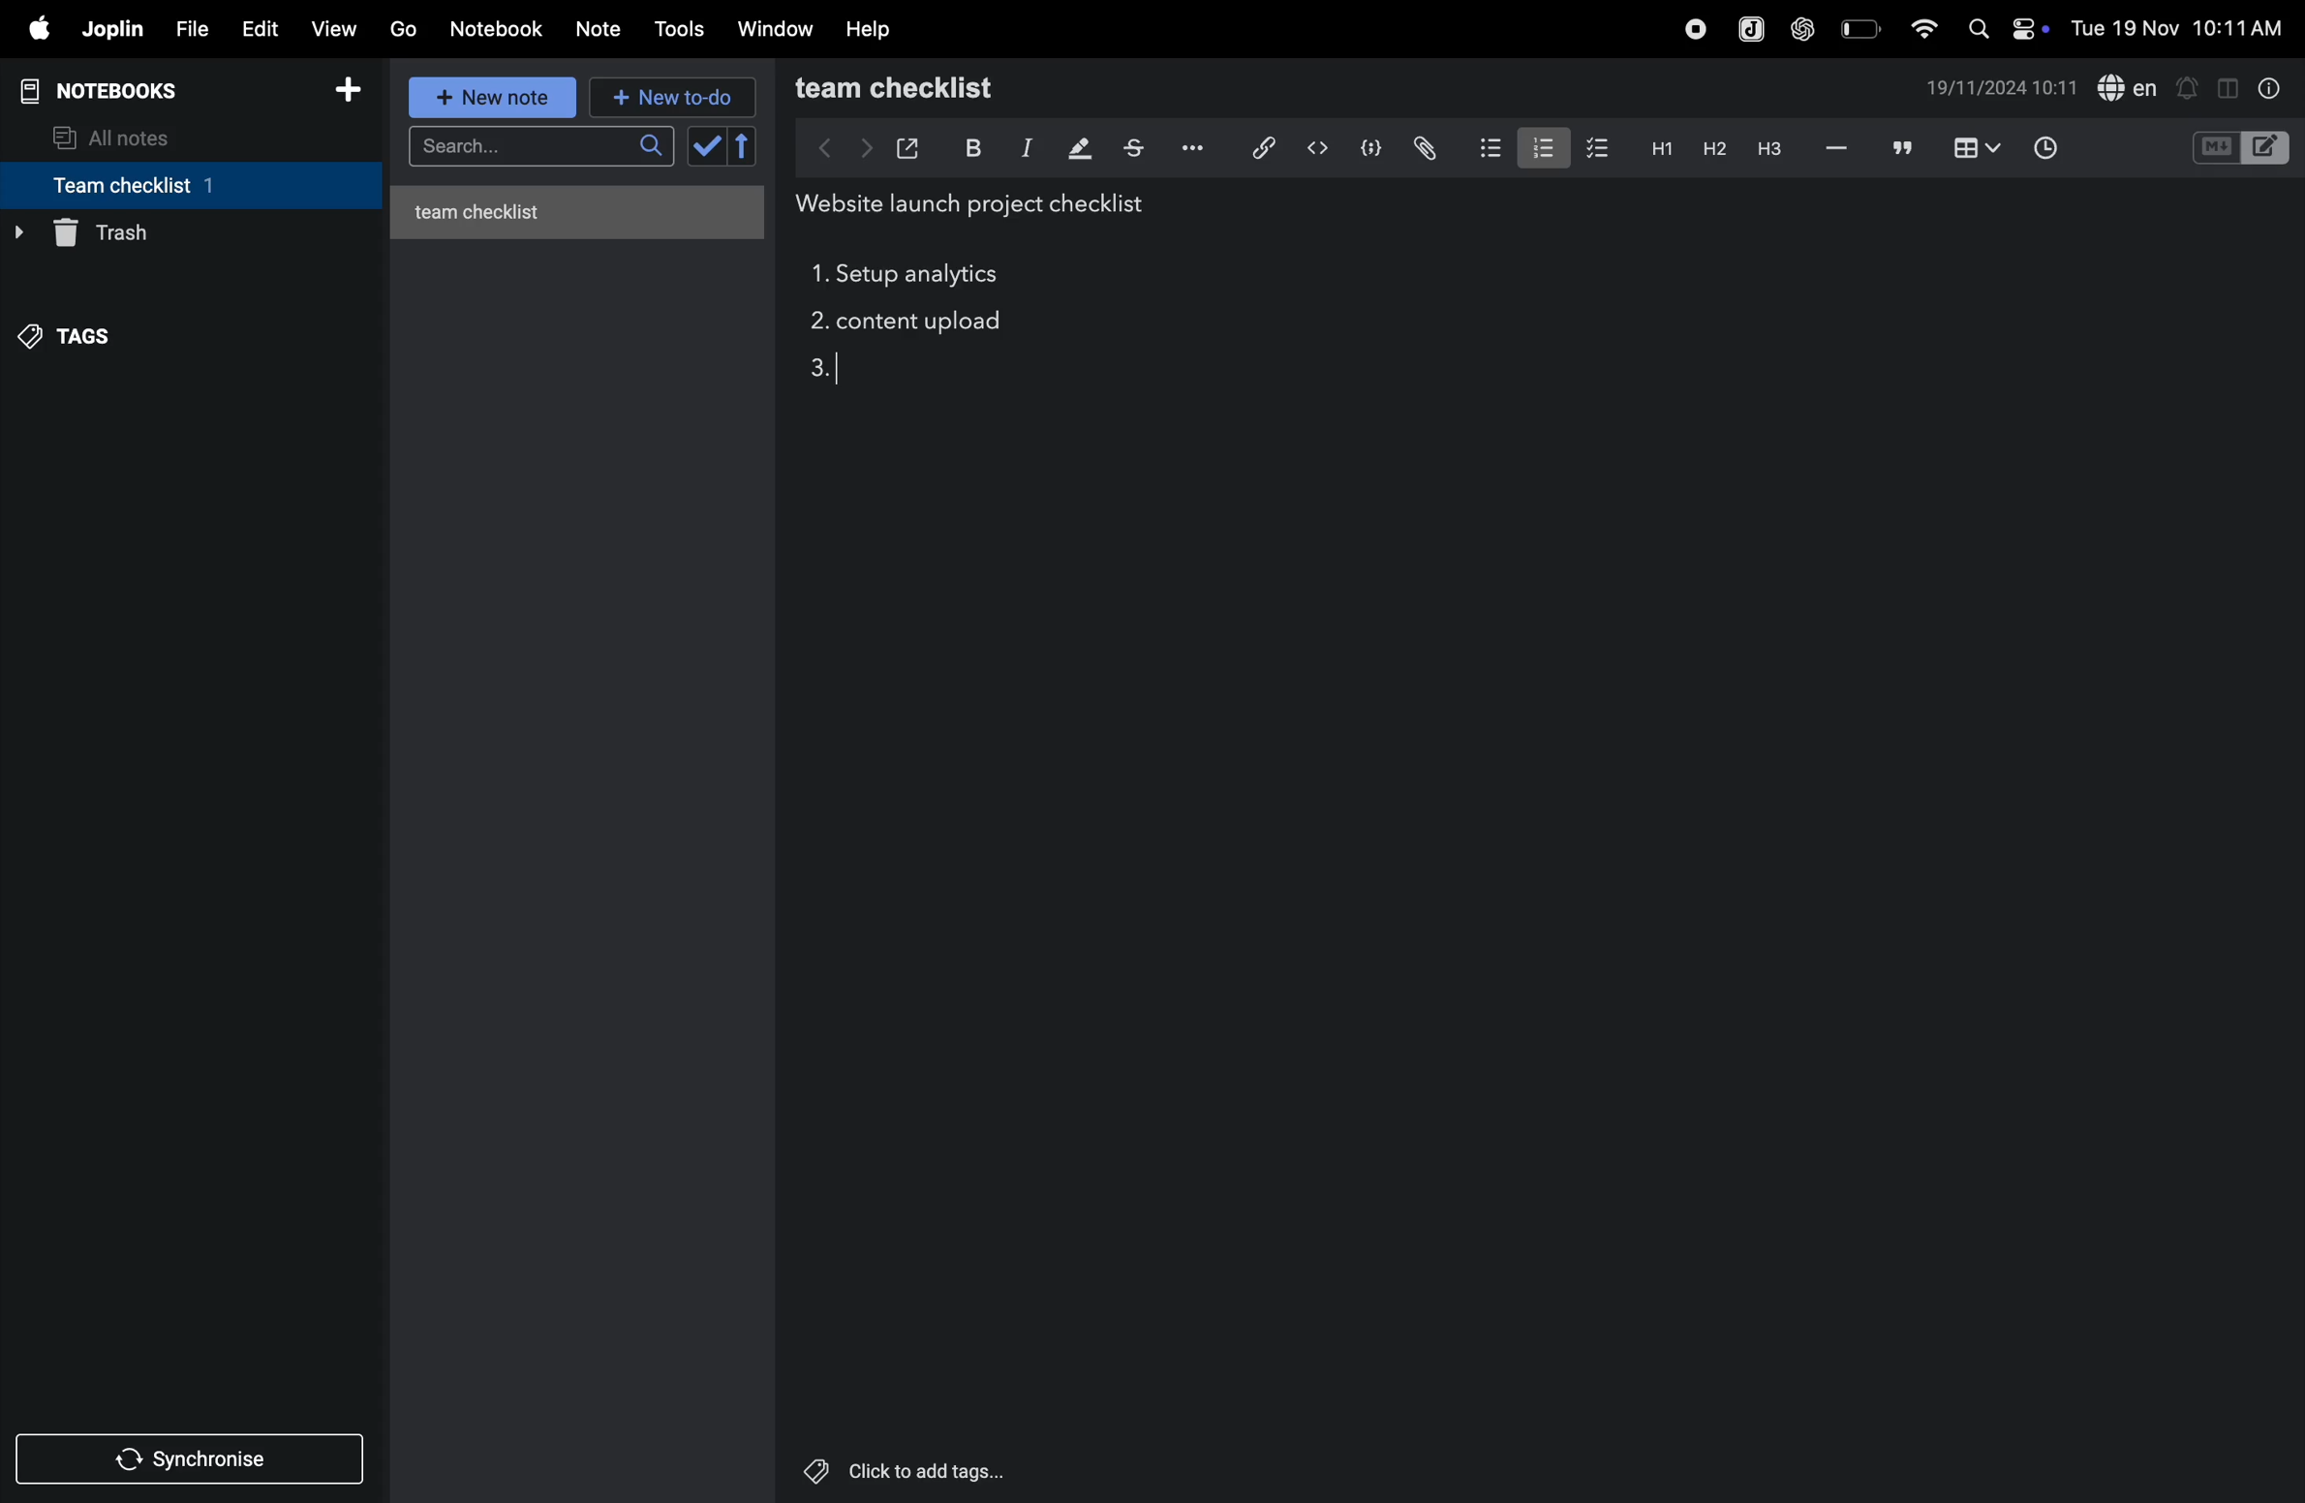  What do you see at coordinates (194, 1457) in the screenshot?
I see `synchronize` at bounding box center [194, 1457].